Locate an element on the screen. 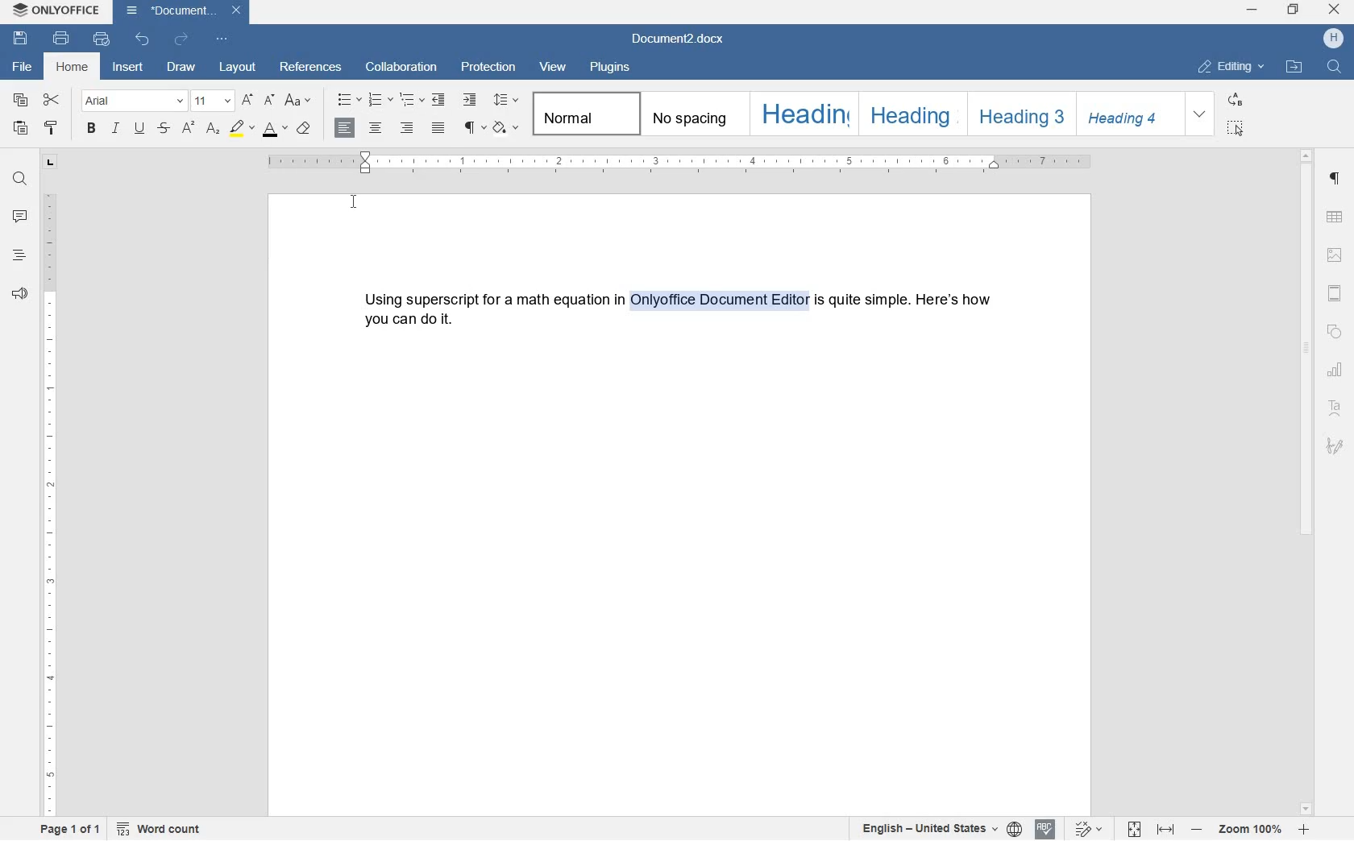 The height and width of the screenshot is (841, 1354). superscript is located at coordinates (189, 128).